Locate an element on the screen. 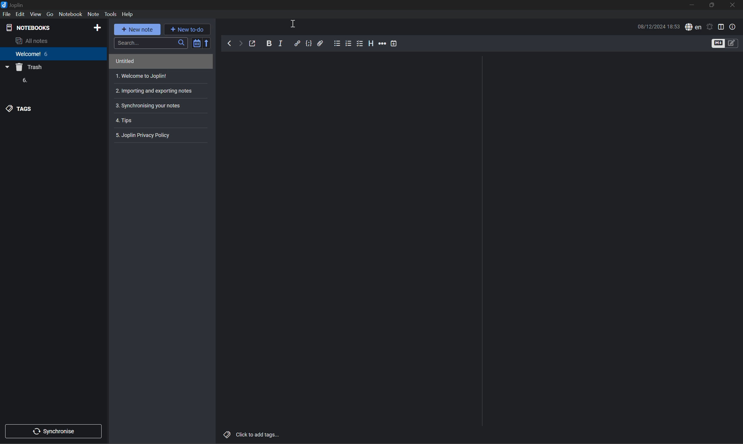 The height and width of the screenshot is (444, 743). Synchronise is located at coordinates (56, 430).